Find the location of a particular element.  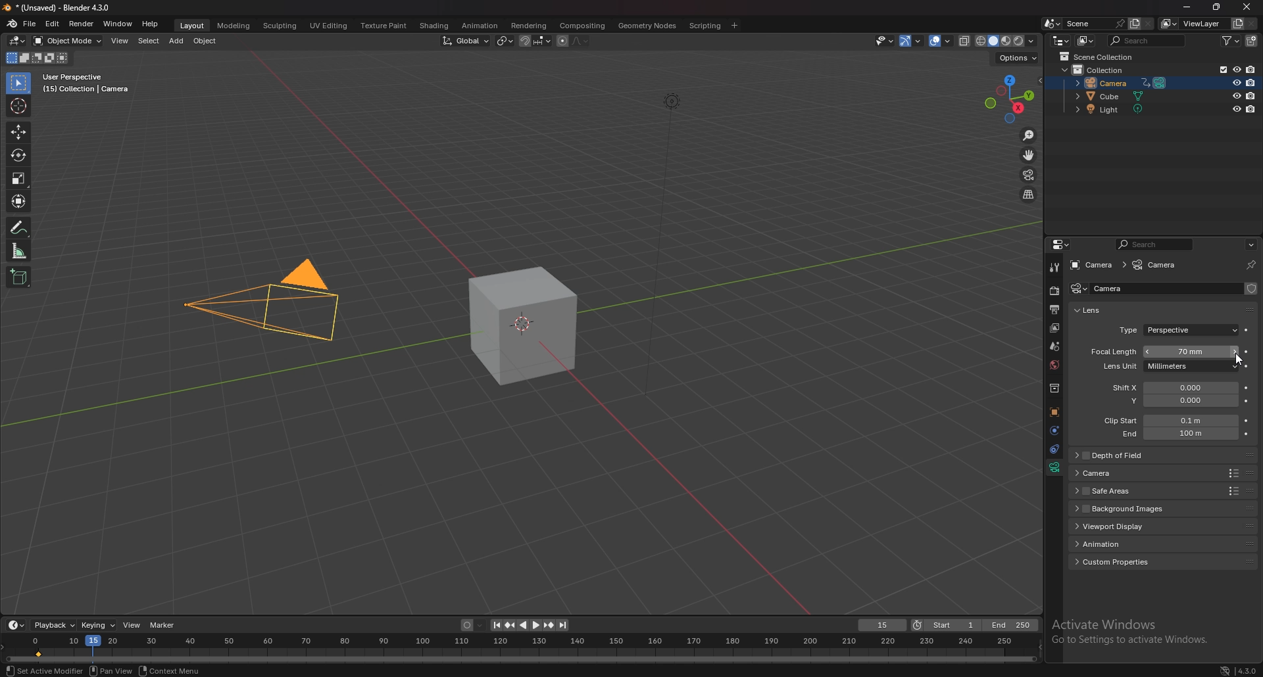

add collection is located at coordinates (1252, 40).